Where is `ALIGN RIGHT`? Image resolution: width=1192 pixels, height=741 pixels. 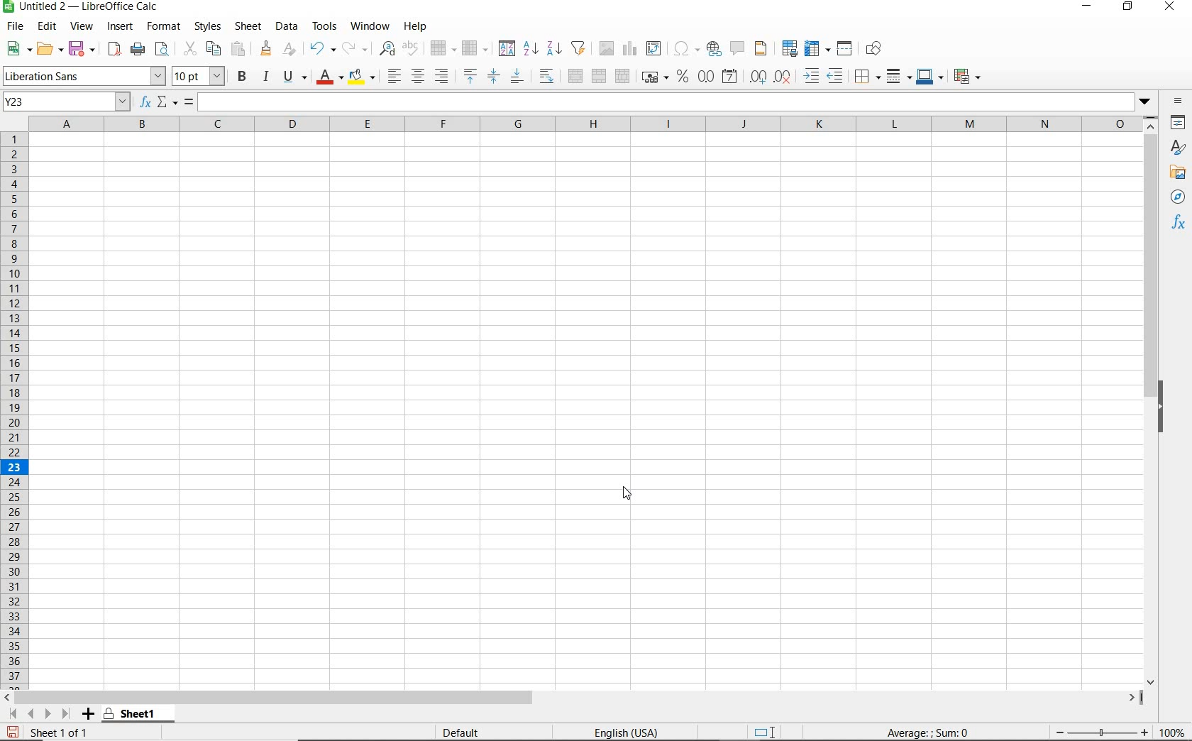 ALIGN RIGHT is located at coordinates (441, 77).